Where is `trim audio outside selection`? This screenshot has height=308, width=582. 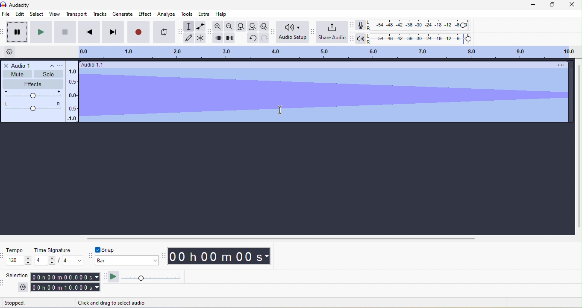
trim audio outside selection is located at coordinates (218, 38).